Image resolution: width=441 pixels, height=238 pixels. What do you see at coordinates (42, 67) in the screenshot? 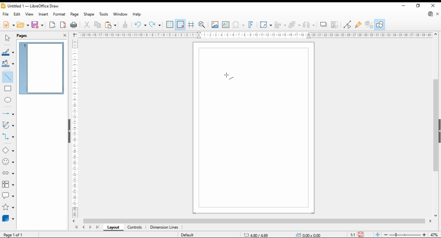
I see `page 1` at bounding box center [42, 67].